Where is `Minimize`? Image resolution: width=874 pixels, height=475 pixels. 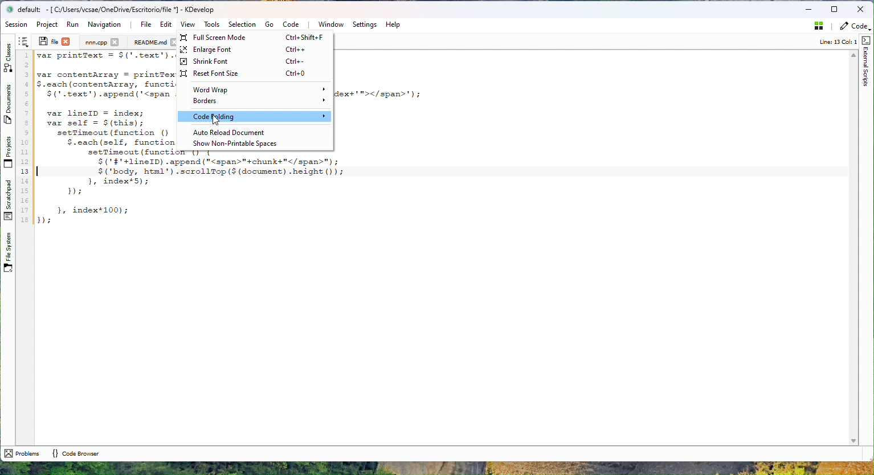 Minimize is located at coordinates (808, 10).